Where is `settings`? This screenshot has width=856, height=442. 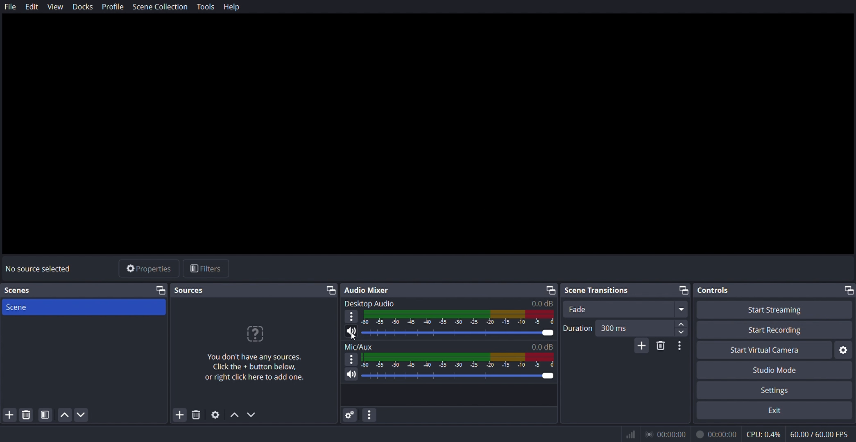
settings is located at coordinates (767, 391).